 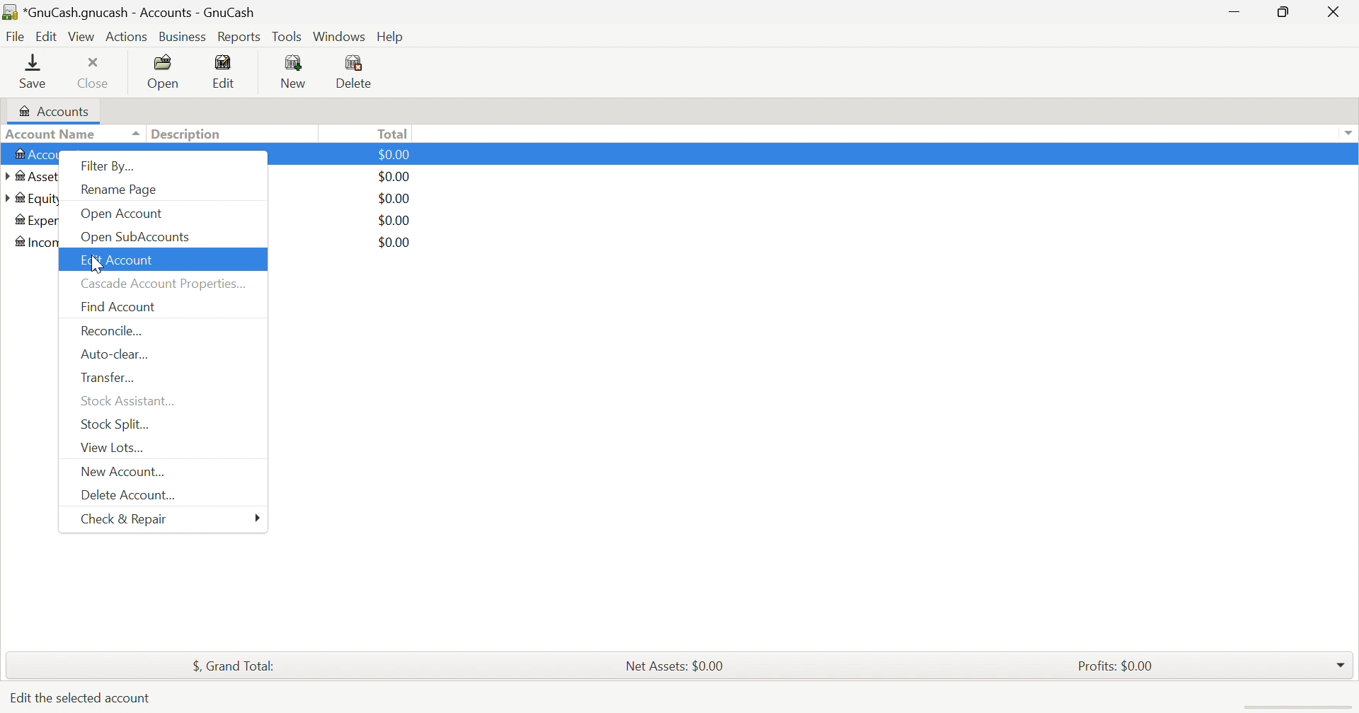 What do you see at coordinates (188, 134) in the screenshot?
I see `Description` at bounding box center [188, 134].